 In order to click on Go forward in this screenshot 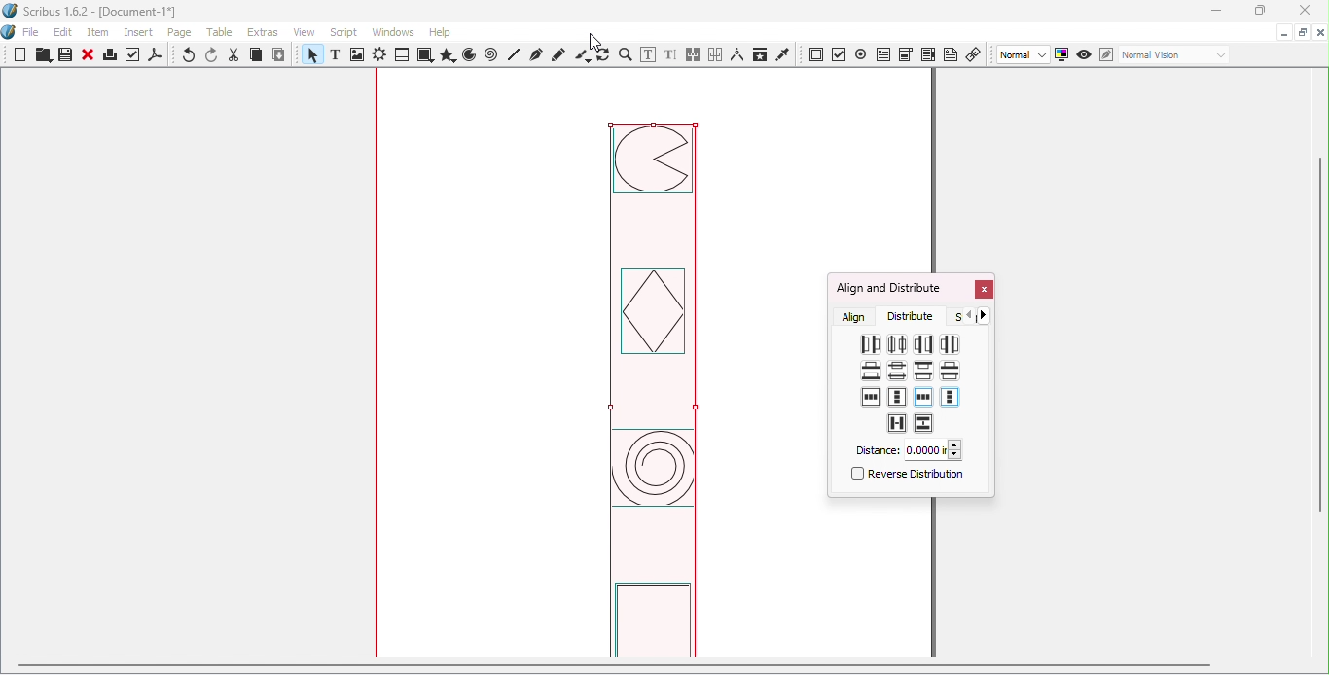, I will do `click(988, 315)`.